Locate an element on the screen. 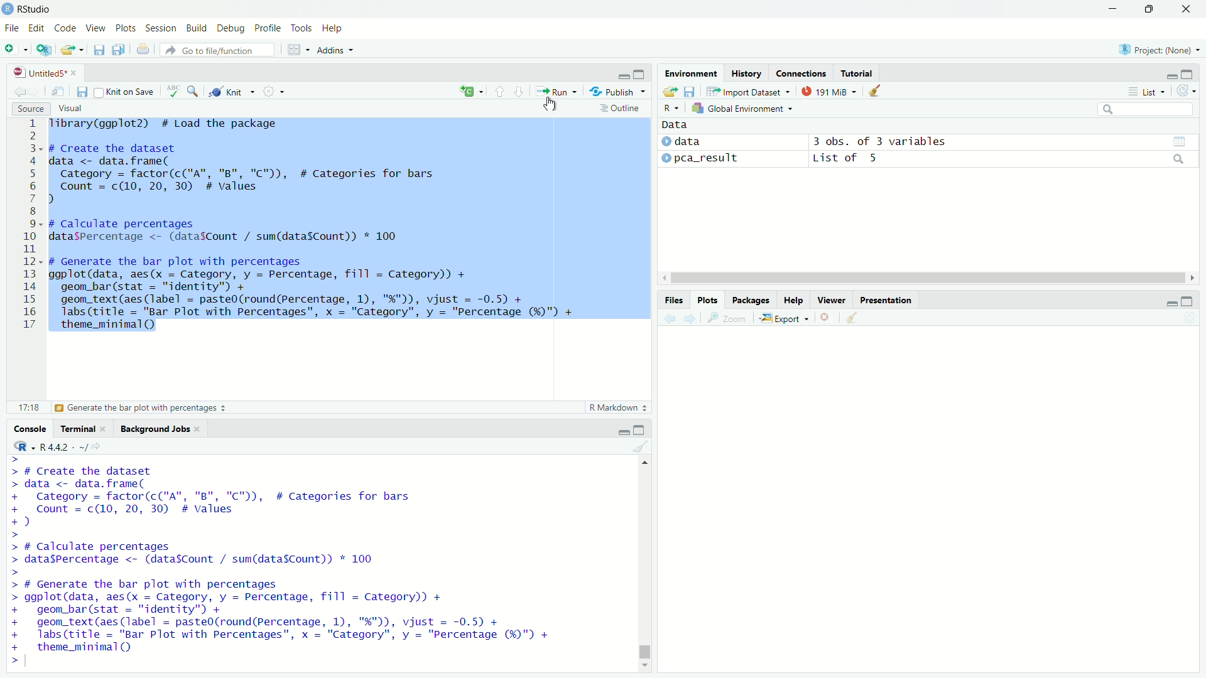 This screenshot has height=678, width=1206. tools is located at coordinates (302, 29).